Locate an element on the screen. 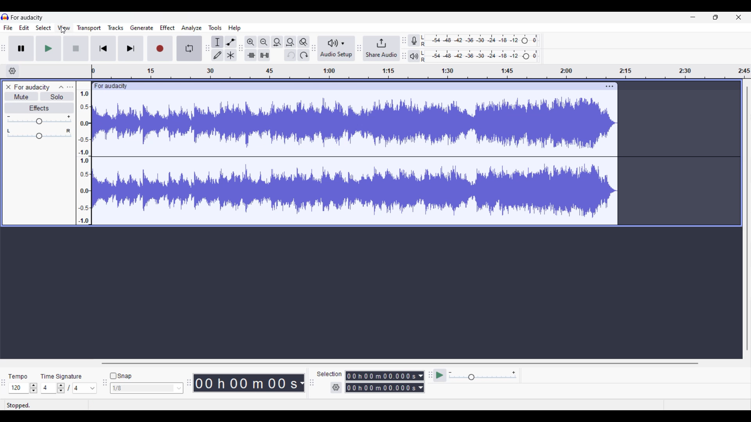 The height and width of the screenshot is (422, 751). timestamp is located at coordinates (249, 382).